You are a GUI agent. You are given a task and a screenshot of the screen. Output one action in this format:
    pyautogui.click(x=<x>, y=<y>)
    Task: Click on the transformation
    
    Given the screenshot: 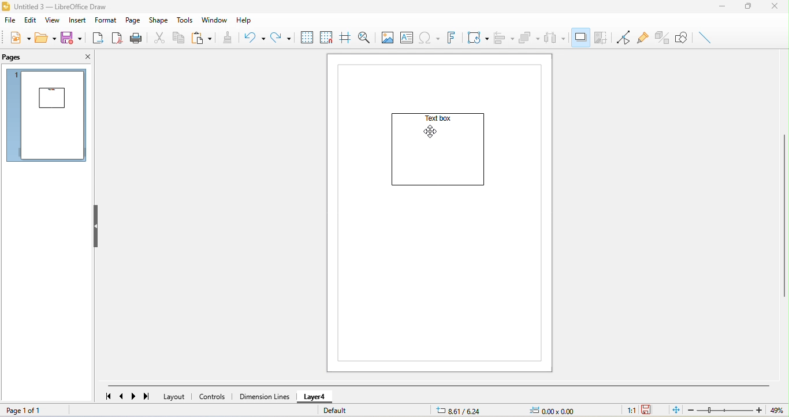 What is the action you would take?
    pyautogui.click(x=478, y=37)
    